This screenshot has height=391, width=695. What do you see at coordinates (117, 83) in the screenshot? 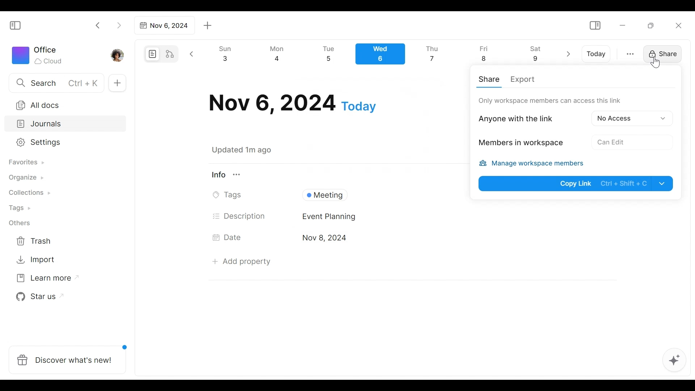
I see `Add new ` at bounding box center [117, 83].